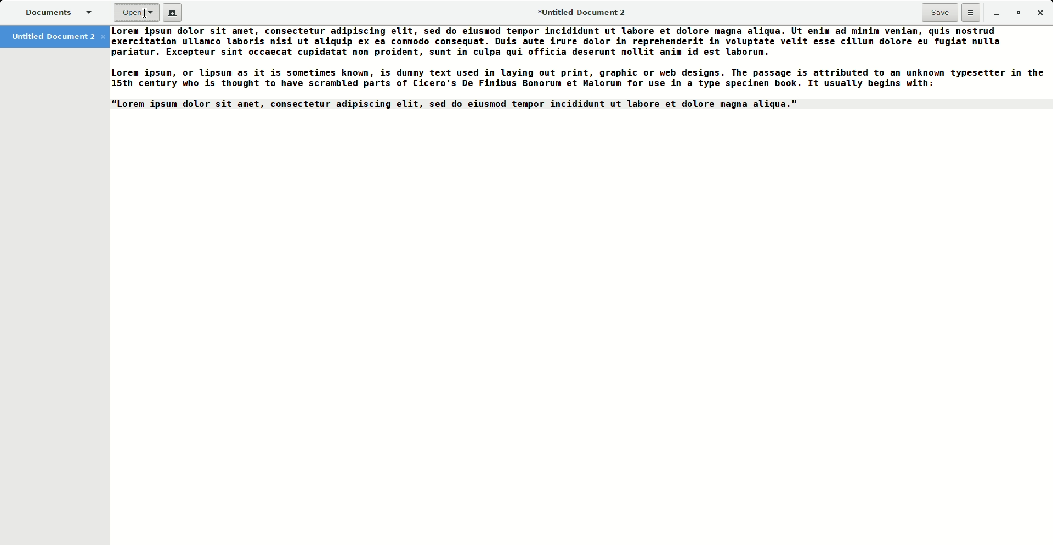 The height and width of the screenshot is (545, 1053). Describe the element at coordinates (939, 13) in the screenshot. I see `Save` at that location.